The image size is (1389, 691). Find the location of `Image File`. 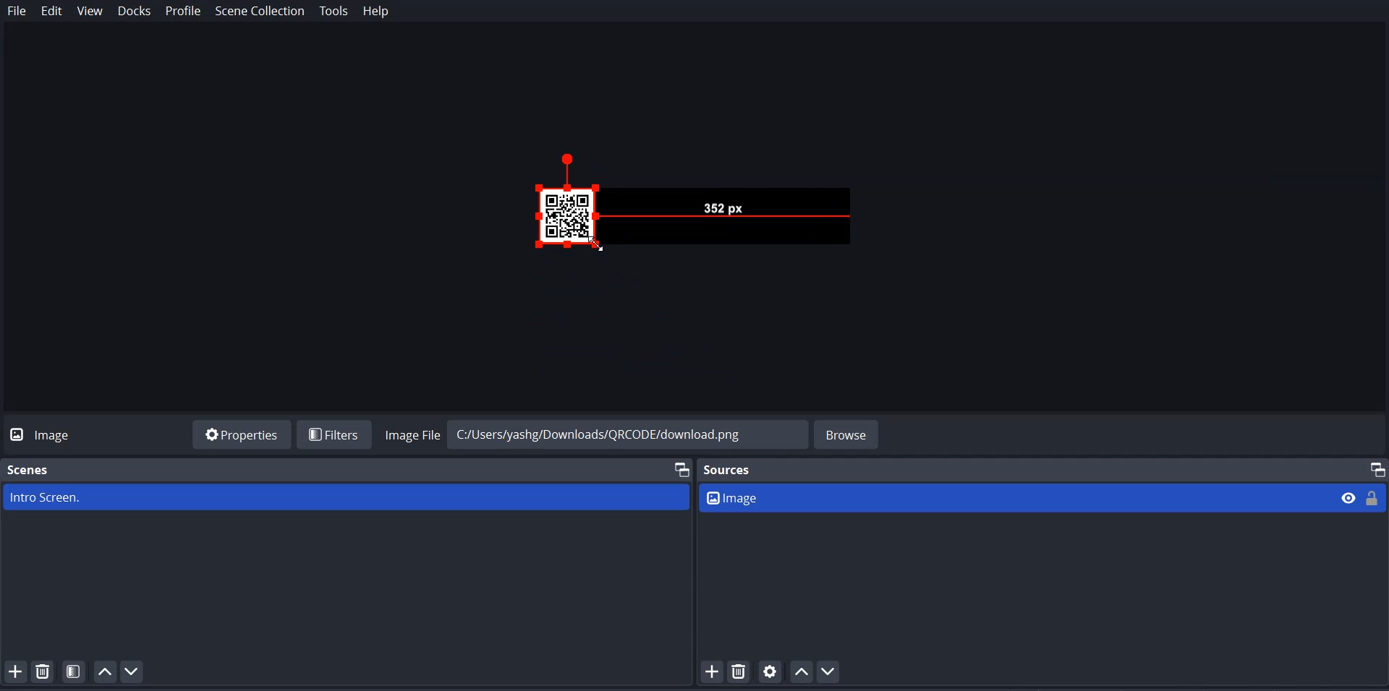

Image File is located at coordinates (412, 433).